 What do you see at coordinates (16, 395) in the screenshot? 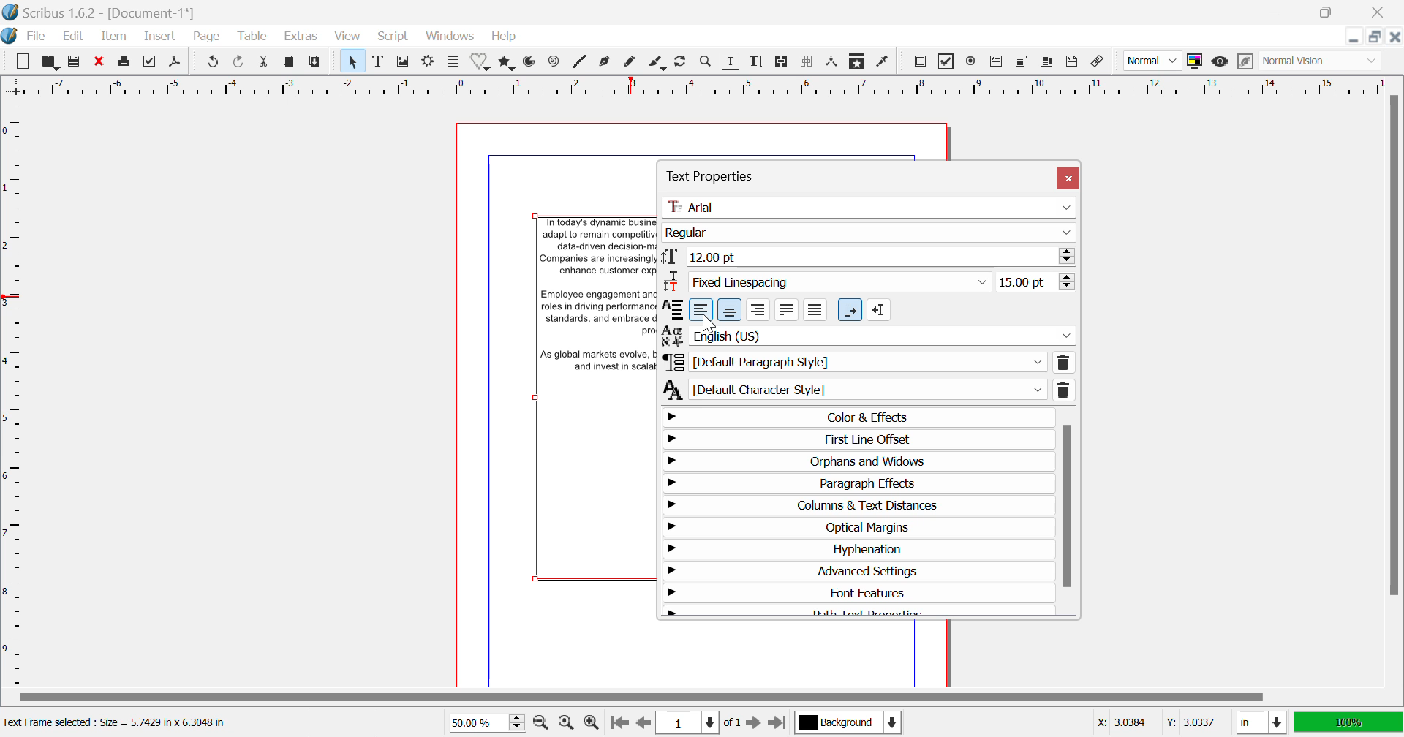
I see `Horizontal Page Margins` at bounding box center [16, 395].